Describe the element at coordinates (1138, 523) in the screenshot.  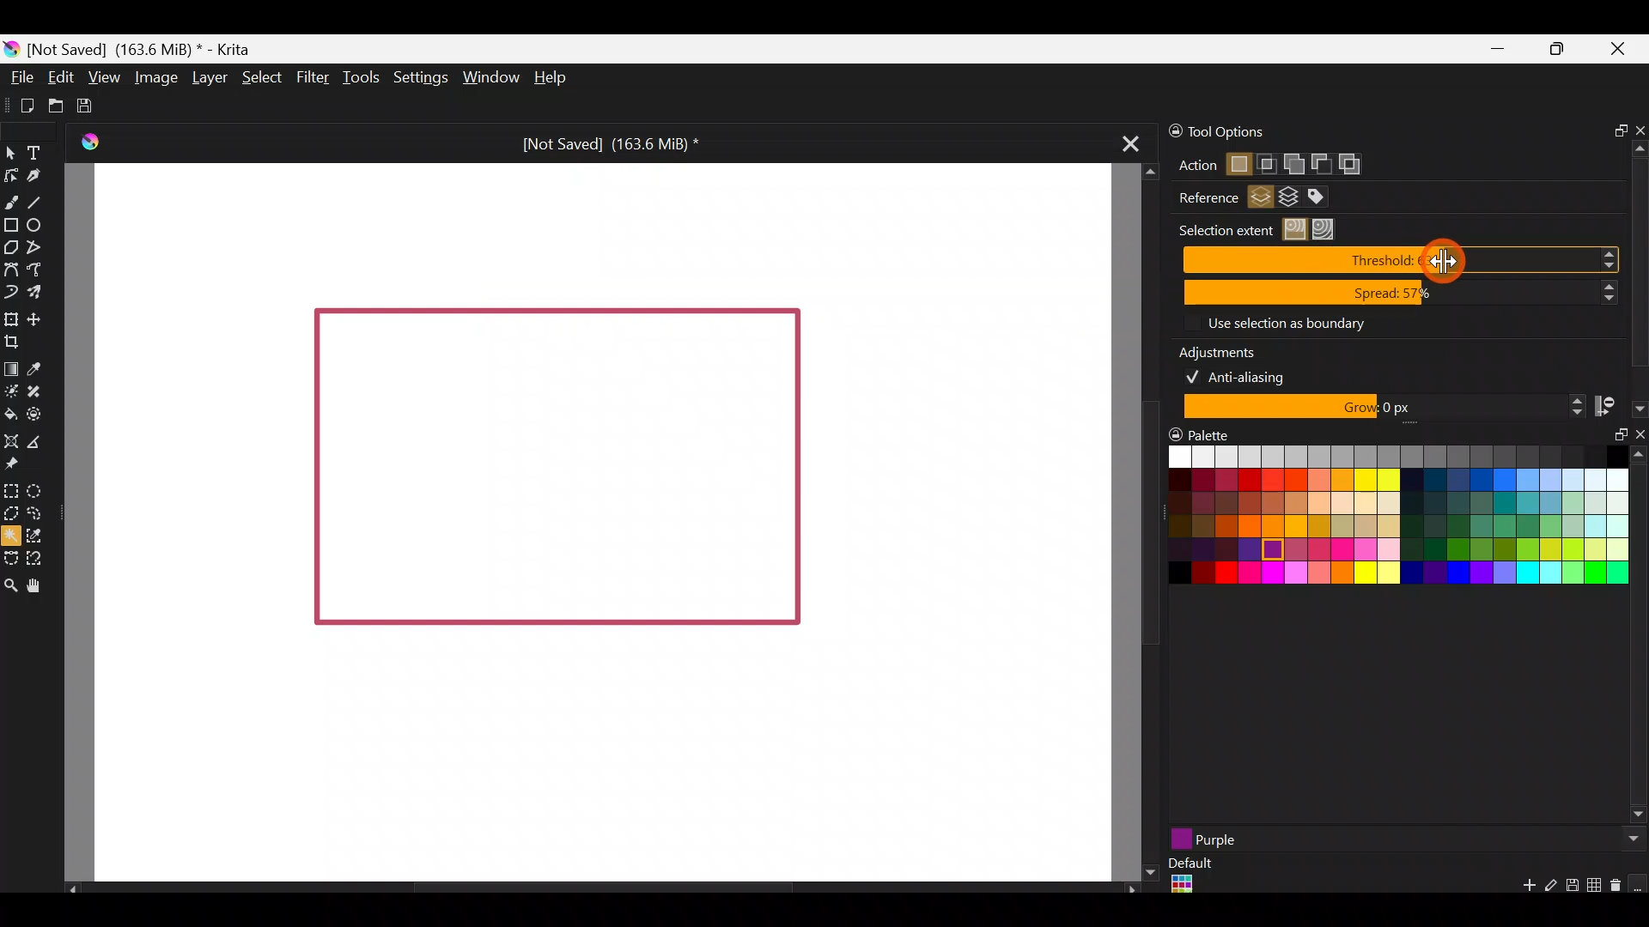
I see `Scroll bar` at that location.